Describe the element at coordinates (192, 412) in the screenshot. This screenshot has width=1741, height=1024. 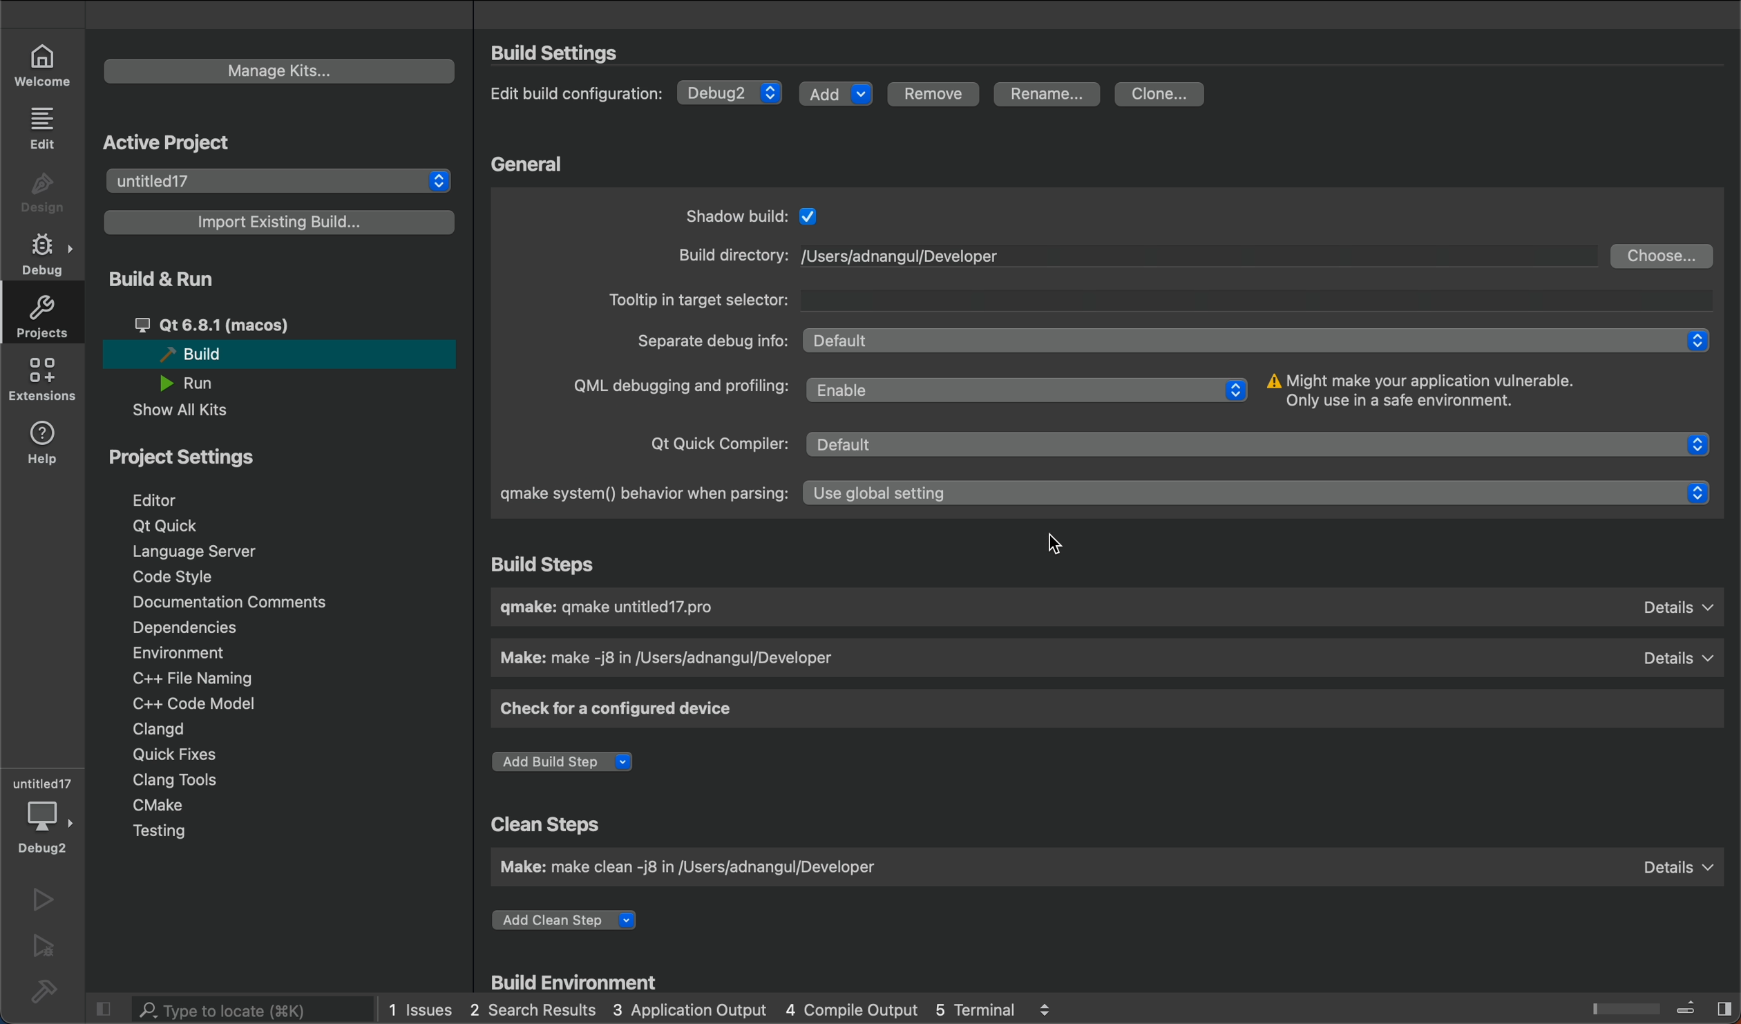
I see `show all kits` at that location.